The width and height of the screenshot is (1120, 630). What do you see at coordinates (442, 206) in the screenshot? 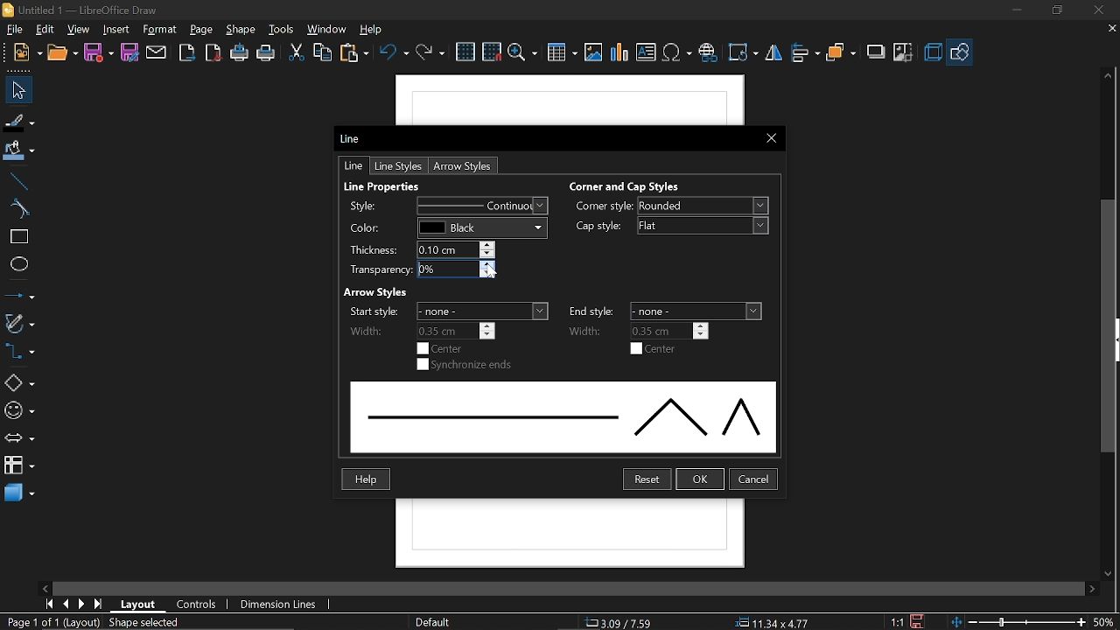
I see `Style` at bounding box center [442, 206].